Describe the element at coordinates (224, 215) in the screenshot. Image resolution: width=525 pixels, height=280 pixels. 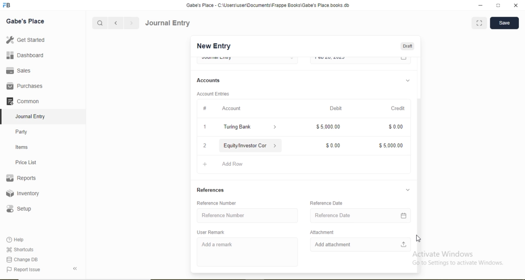
I see `Reference Number` at that location.